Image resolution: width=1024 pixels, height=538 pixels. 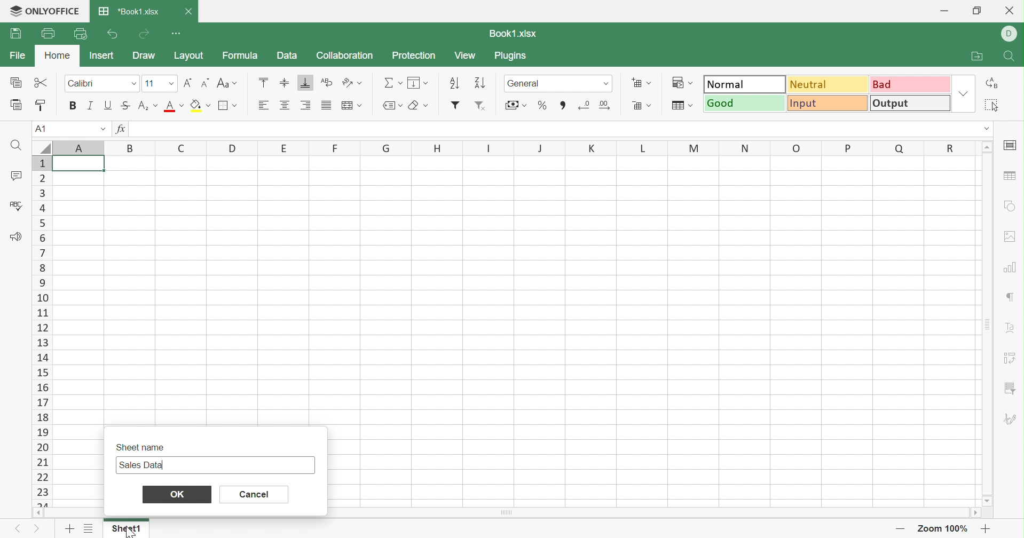 I want to click on Book.xlsx, so click(x=129, y=10).